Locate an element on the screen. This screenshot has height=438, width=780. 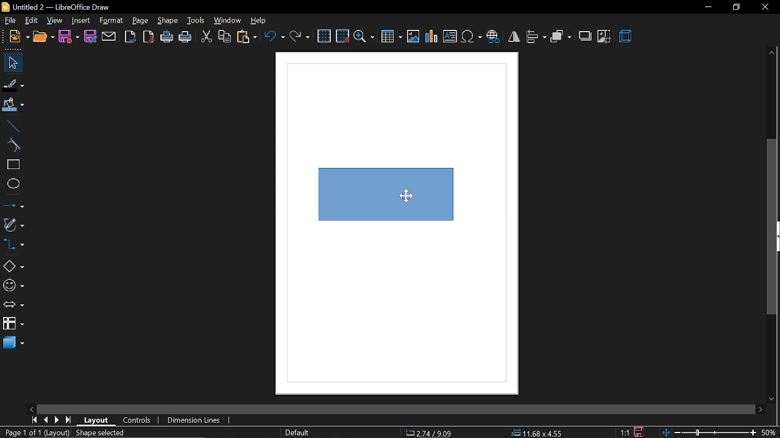
3d shapes is located at coordinates (13, 344).